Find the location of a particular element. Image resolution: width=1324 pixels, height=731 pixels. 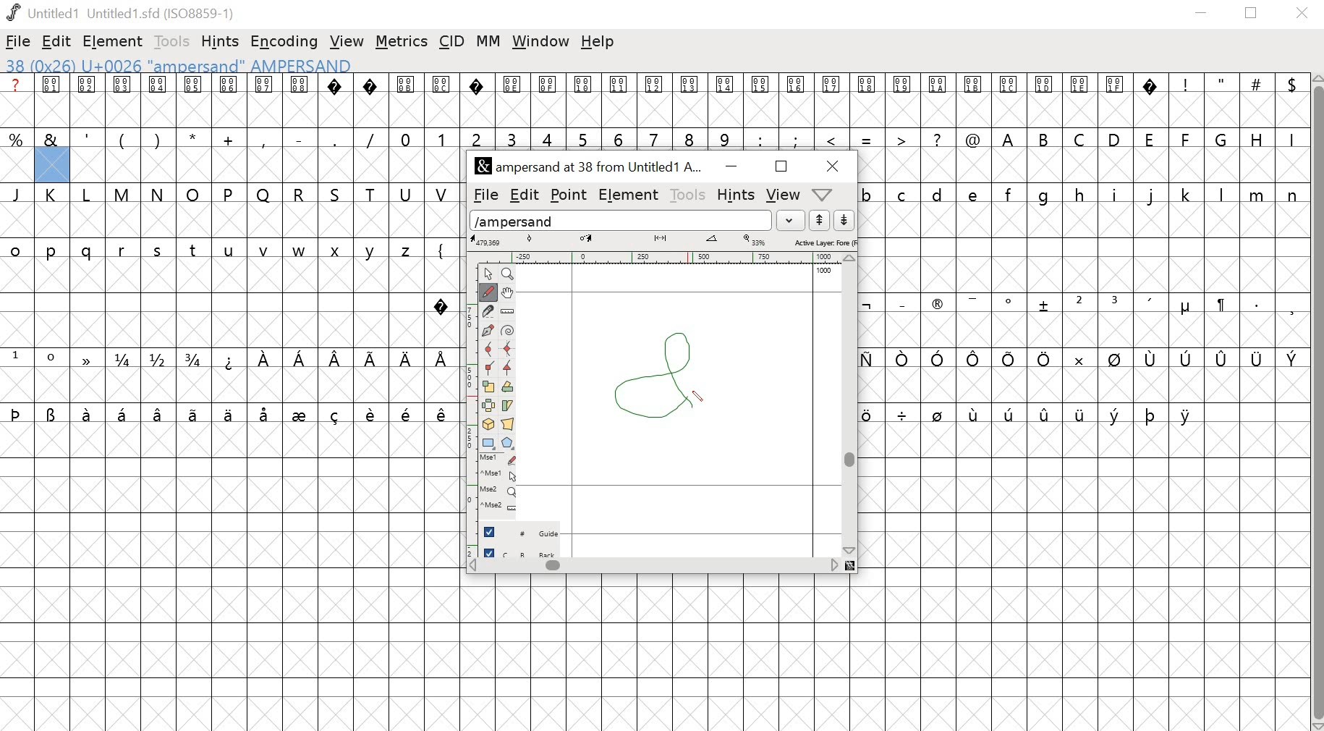

horizontal scrollbar is located at coordinates (661, 566).